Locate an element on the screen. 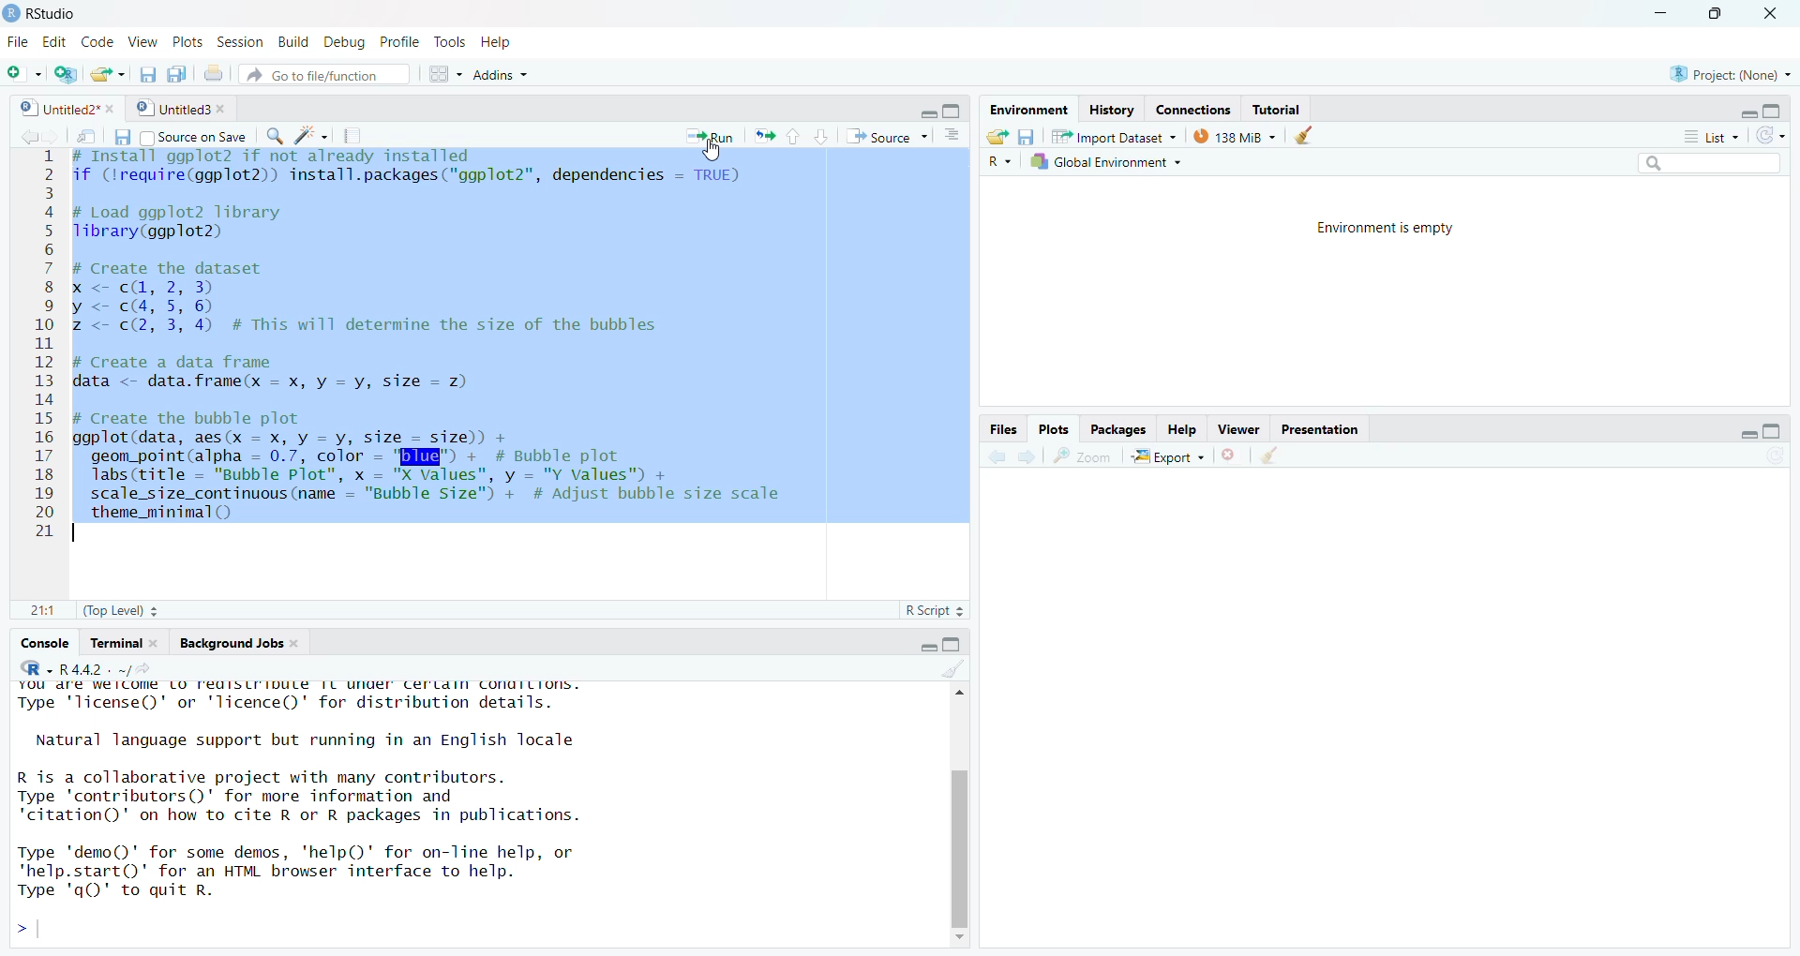 This screenshot has width=1800, height=956. Background Jobs is located at coordinates (237, 641).